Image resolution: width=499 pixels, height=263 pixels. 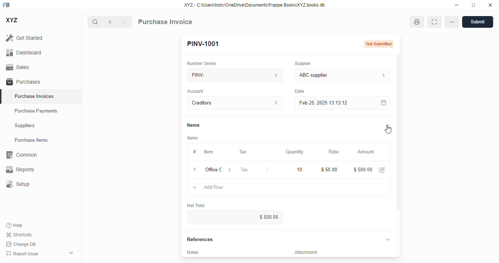 I want to click on rate, so click(x=334, y=152).